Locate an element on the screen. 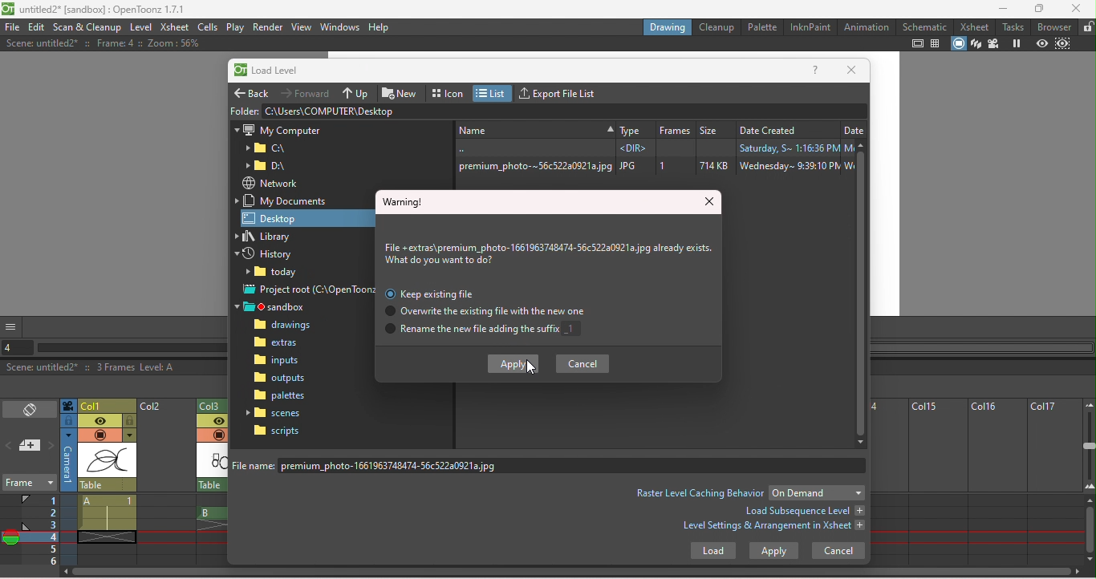 The height and width of the screenshot is (579, 1096). Column 3 is located at coordinates (216, 404).